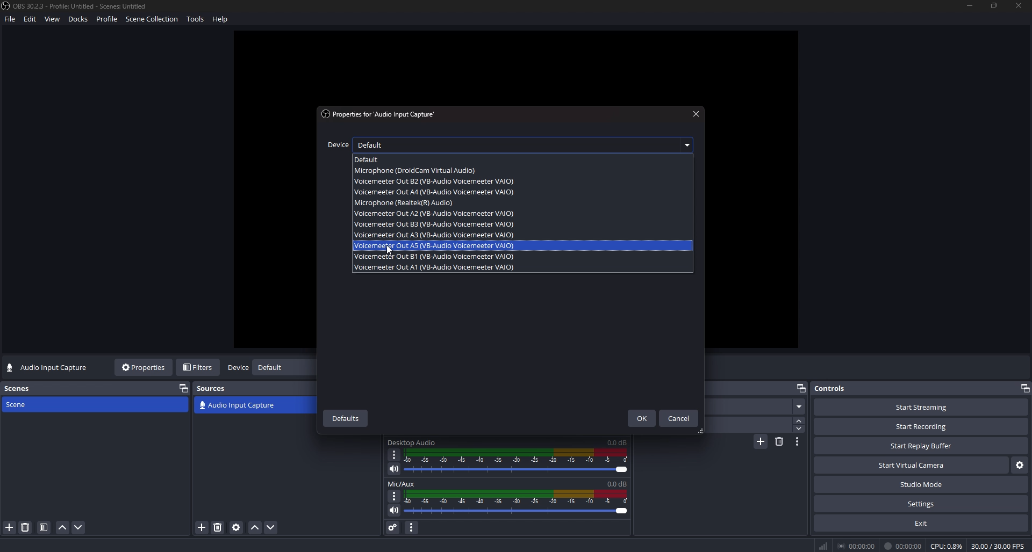  Describe the element at coordinates (904, 546) in the screenshot. I see `I it` at that location.